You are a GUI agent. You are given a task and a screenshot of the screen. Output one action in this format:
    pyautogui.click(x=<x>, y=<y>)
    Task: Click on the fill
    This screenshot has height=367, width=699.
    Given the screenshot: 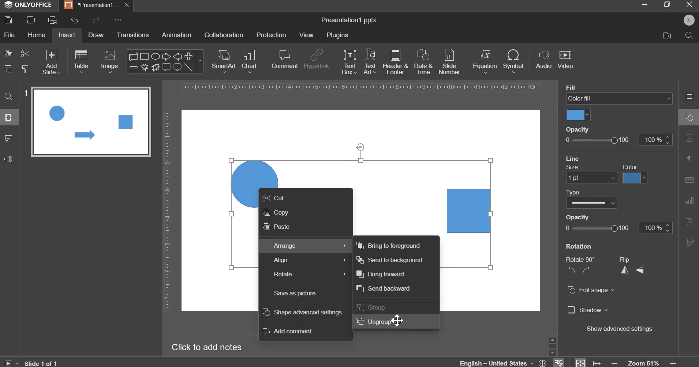 What is the action you would take?
    pyautogui.click(x=577, y=87)
    